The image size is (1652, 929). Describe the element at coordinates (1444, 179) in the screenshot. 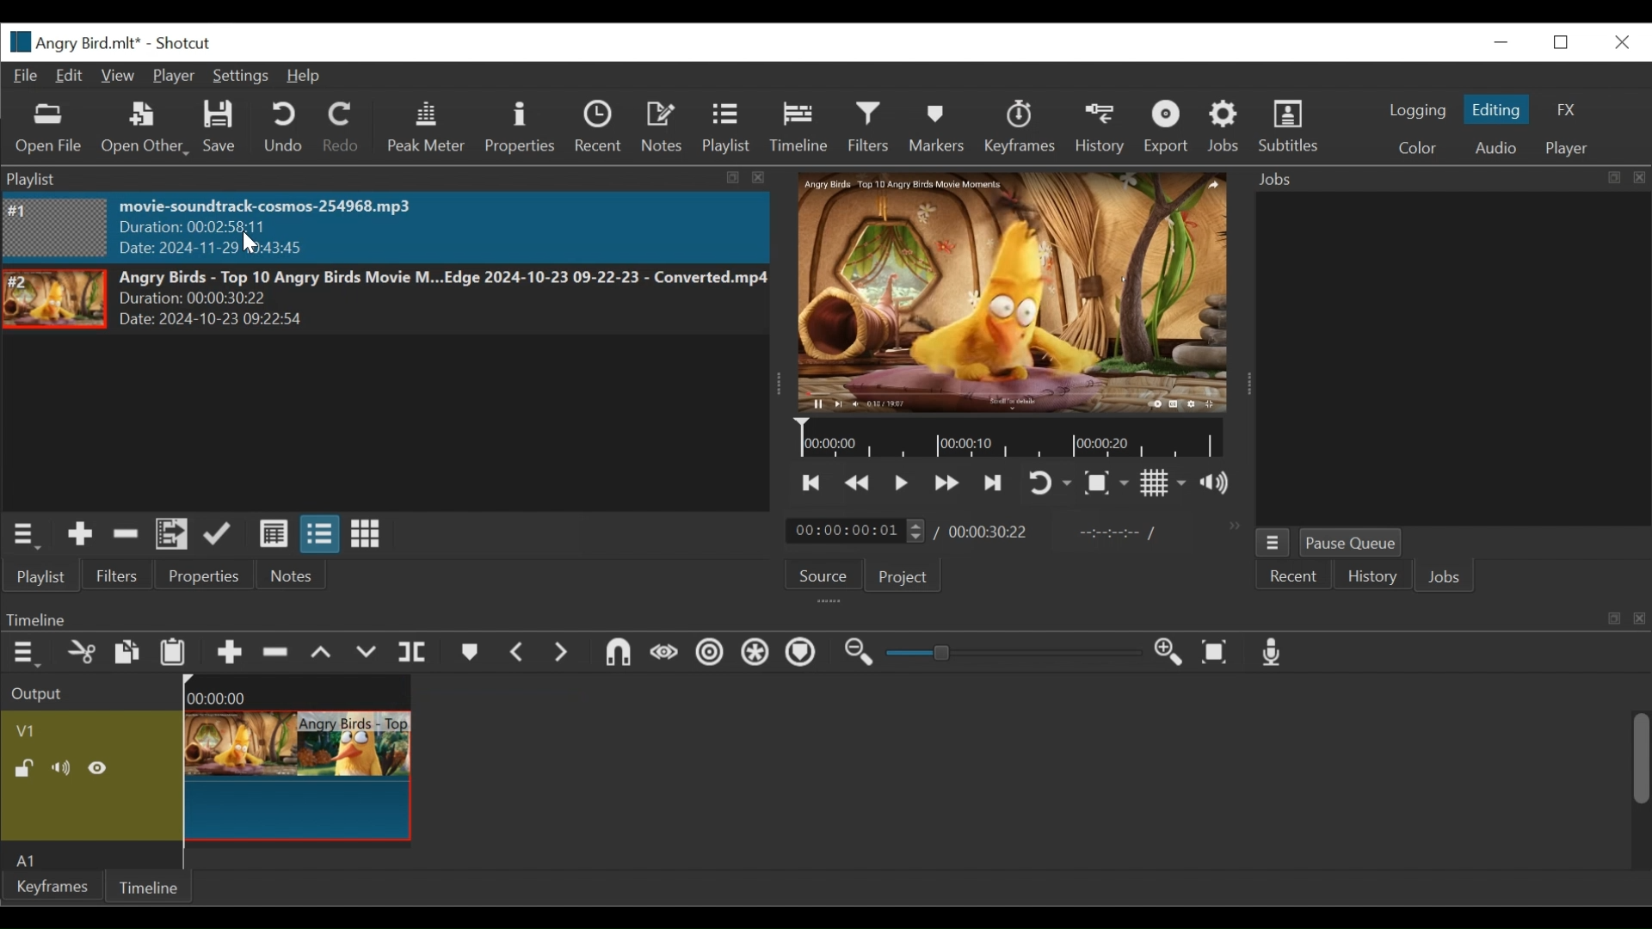

I see `Jobs Panel` at that location.